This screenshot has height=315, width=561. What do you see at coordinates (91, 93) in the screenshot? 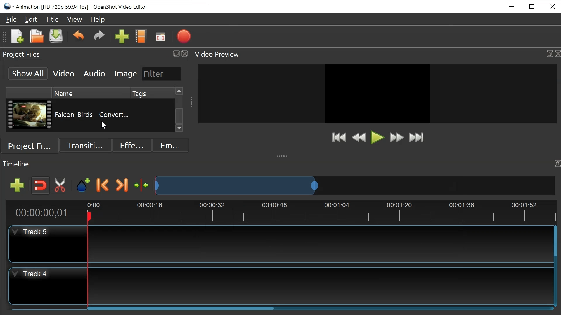
I see `Name` at bounding box center [91, 93].